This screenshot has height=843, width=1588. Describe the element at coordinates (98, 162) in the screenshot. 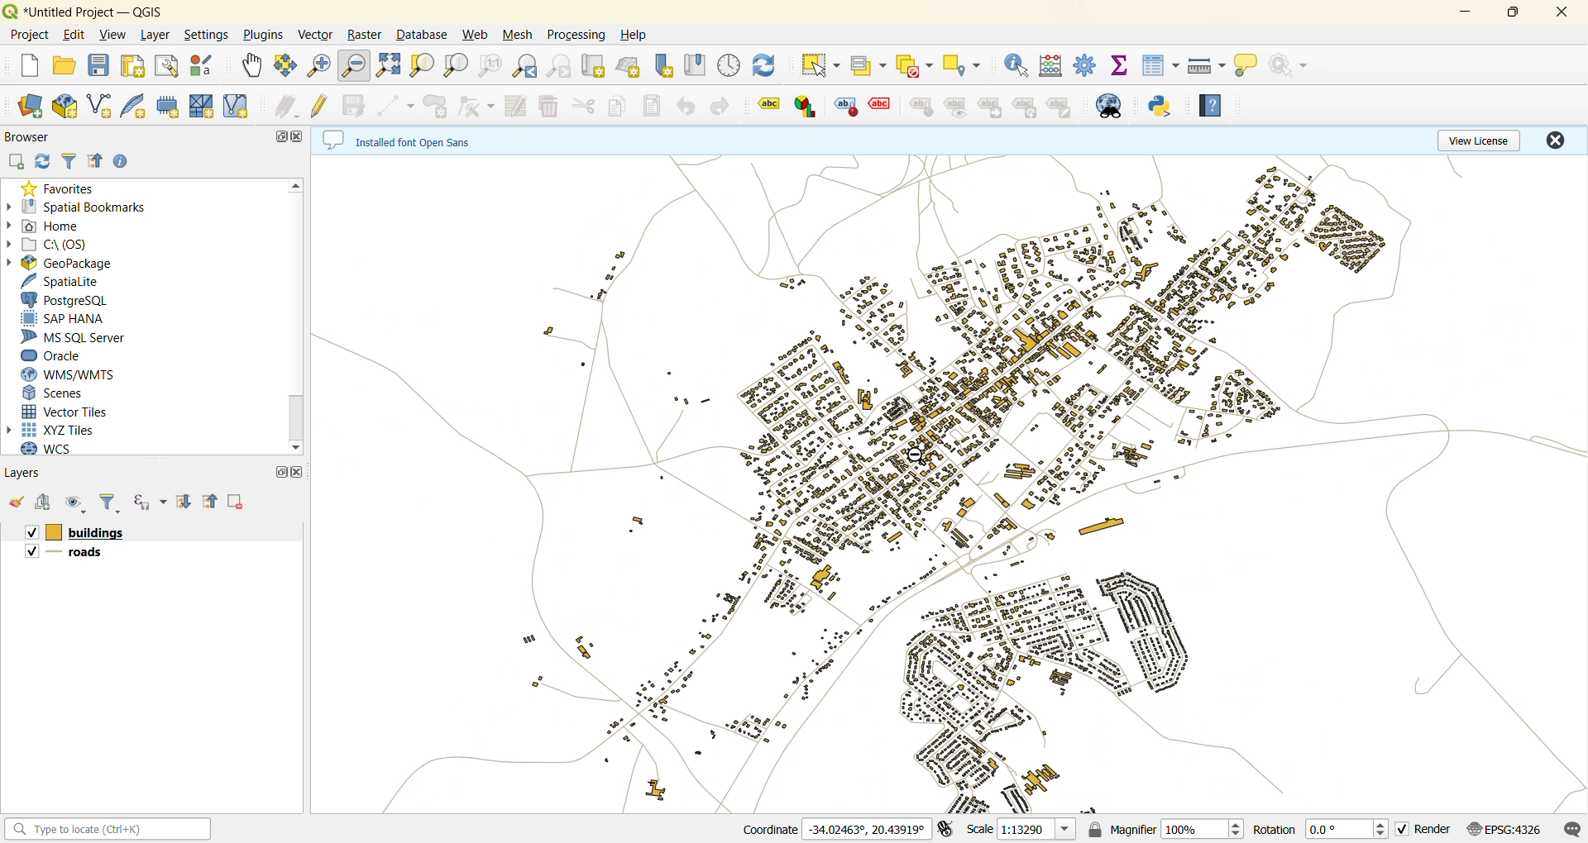

I see `collapse all` at that location.